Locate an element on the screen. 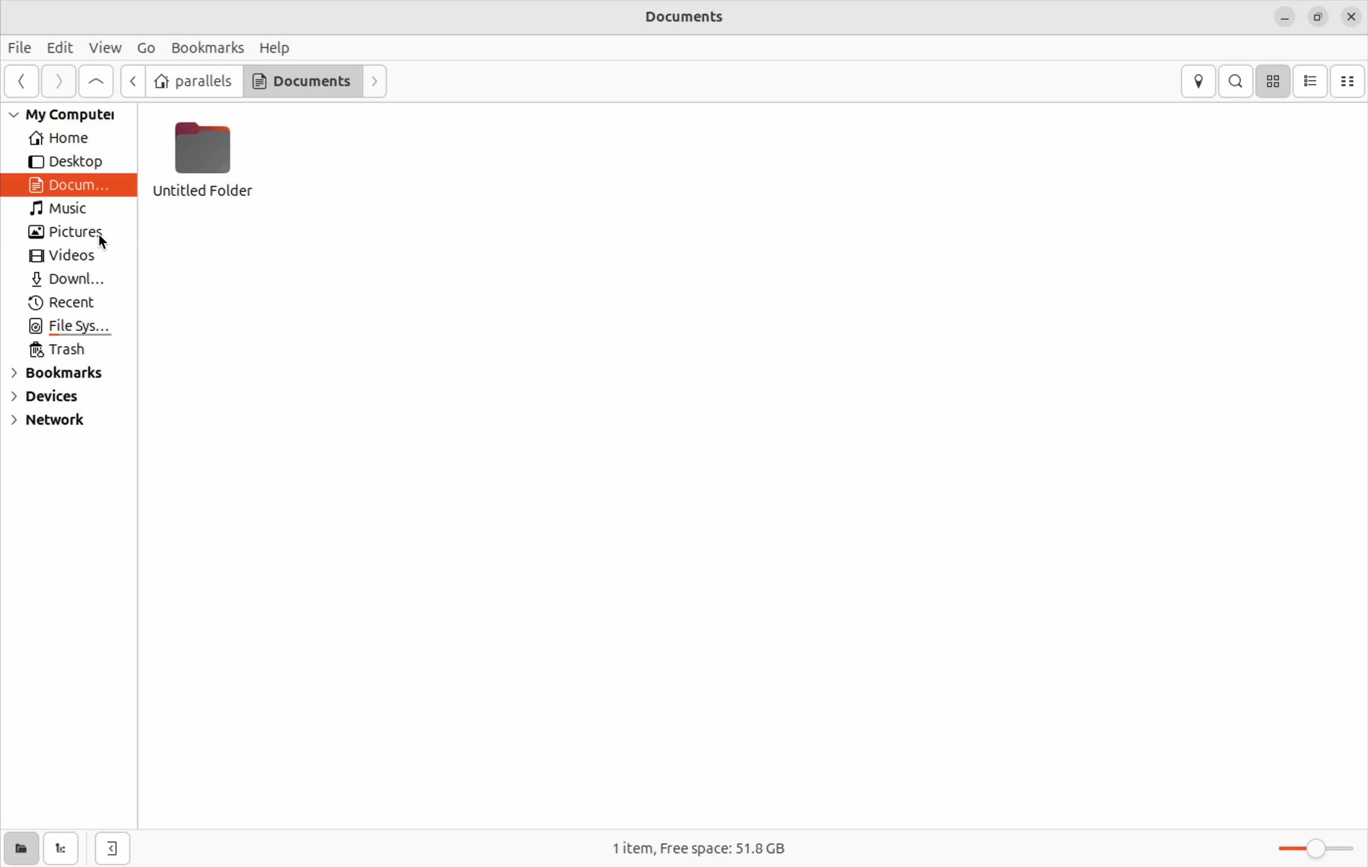 Image resolution: width=1368 pixels, height=867 pixels. close is located at coordinates (1354, 14).